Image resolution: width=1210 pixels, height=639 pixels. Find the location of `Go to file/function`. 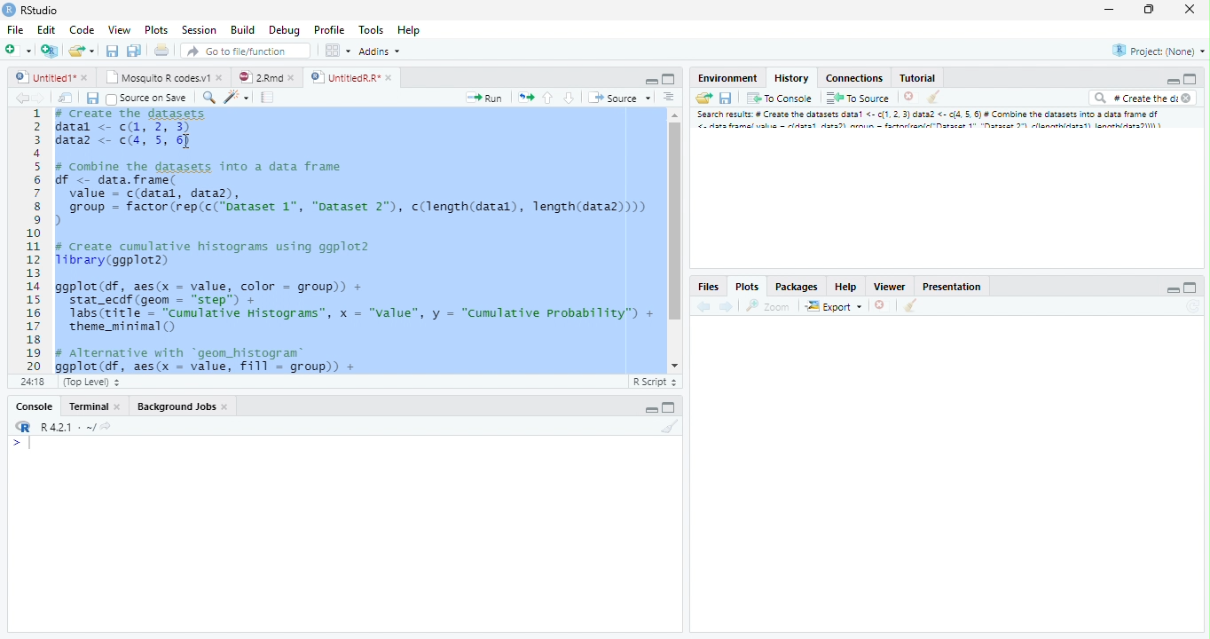

Go to file/function is located at coordinates (244, 51).